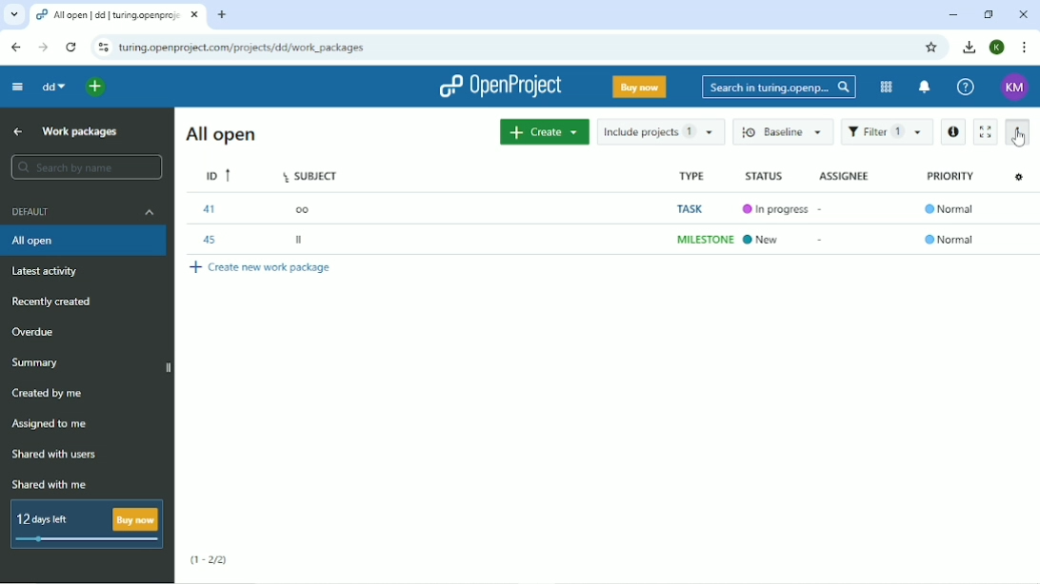 This screenshot has height=584, width=1040. Describe the element at coordinates (997, 48) in the screenshot. I see `K` at that location.